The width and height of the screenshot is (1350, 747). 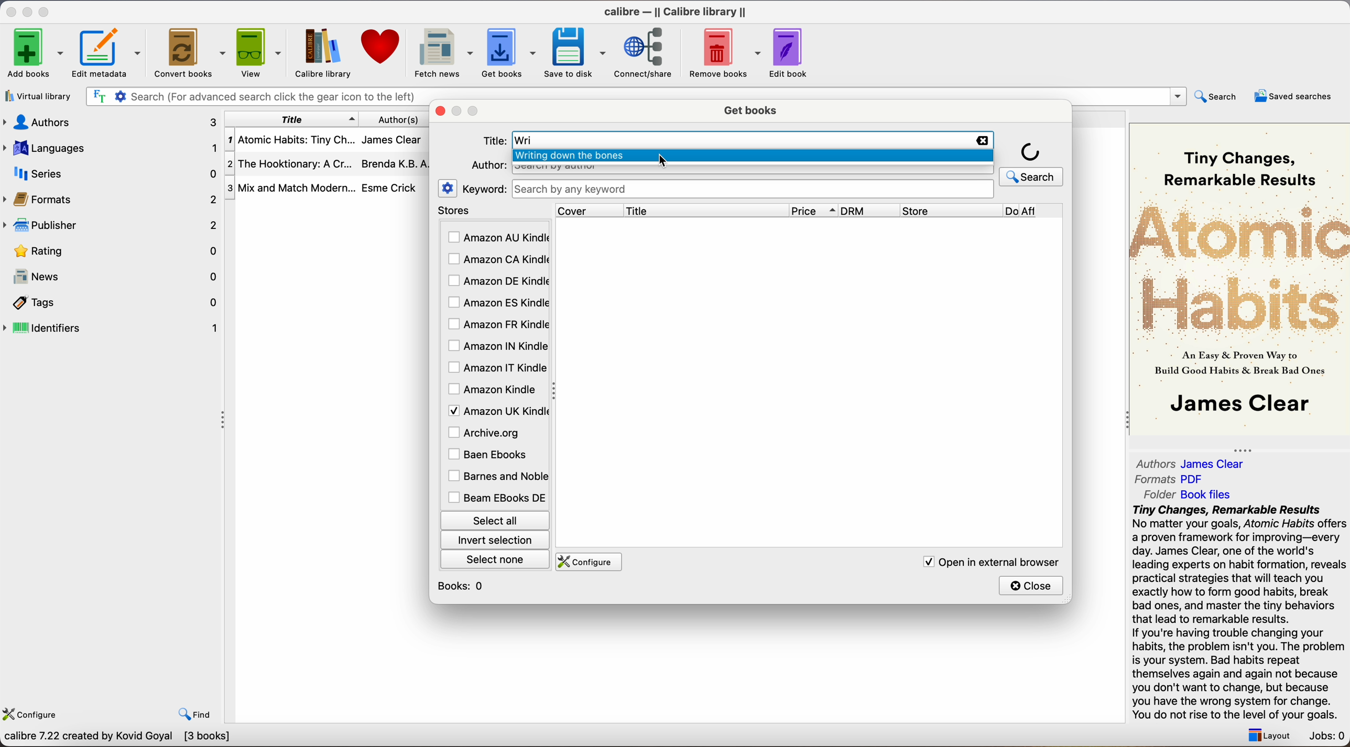 What do you see at coordinates (497, 303) in the screenshot?
I see `Amazon ES Kindle` at bounding box center [497, 303].